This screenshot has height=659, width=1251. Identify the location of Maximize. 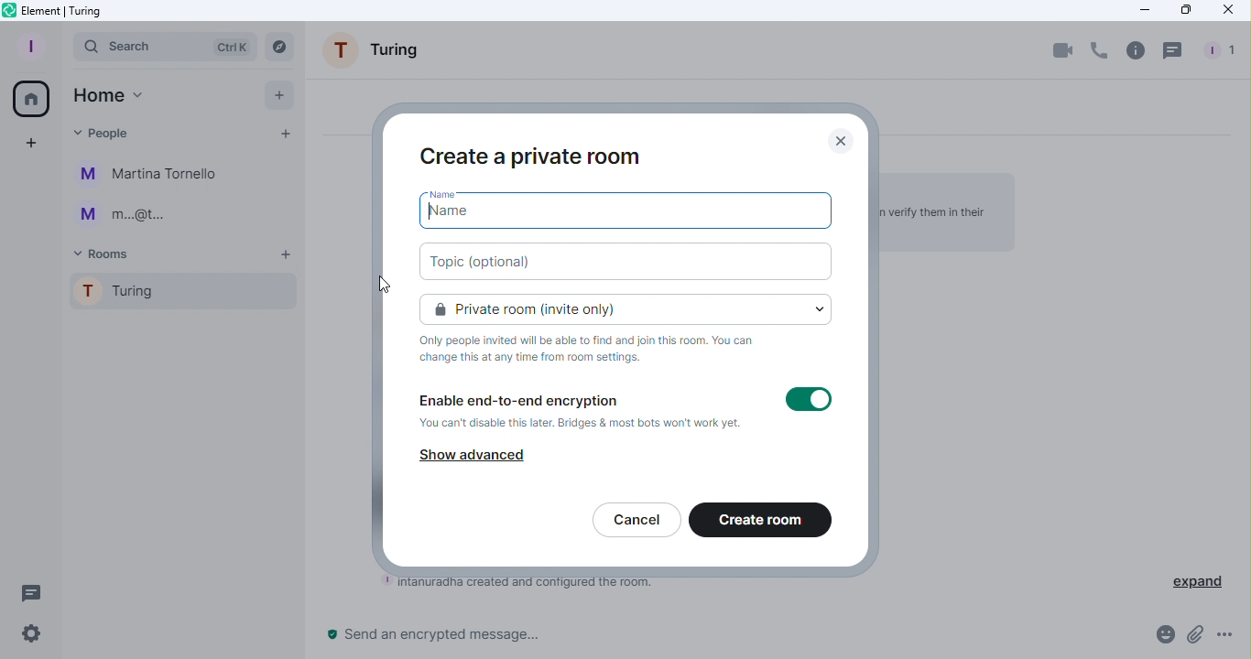
(1184, 10).